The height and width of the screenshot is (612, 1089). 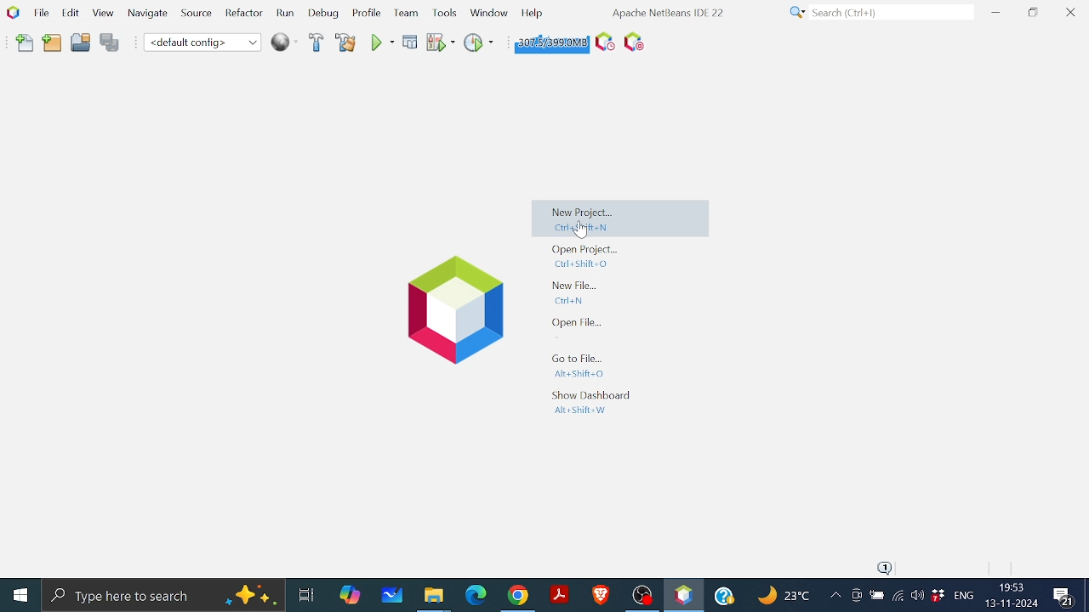 I want to click on Volume, so click(x=917, y=597).